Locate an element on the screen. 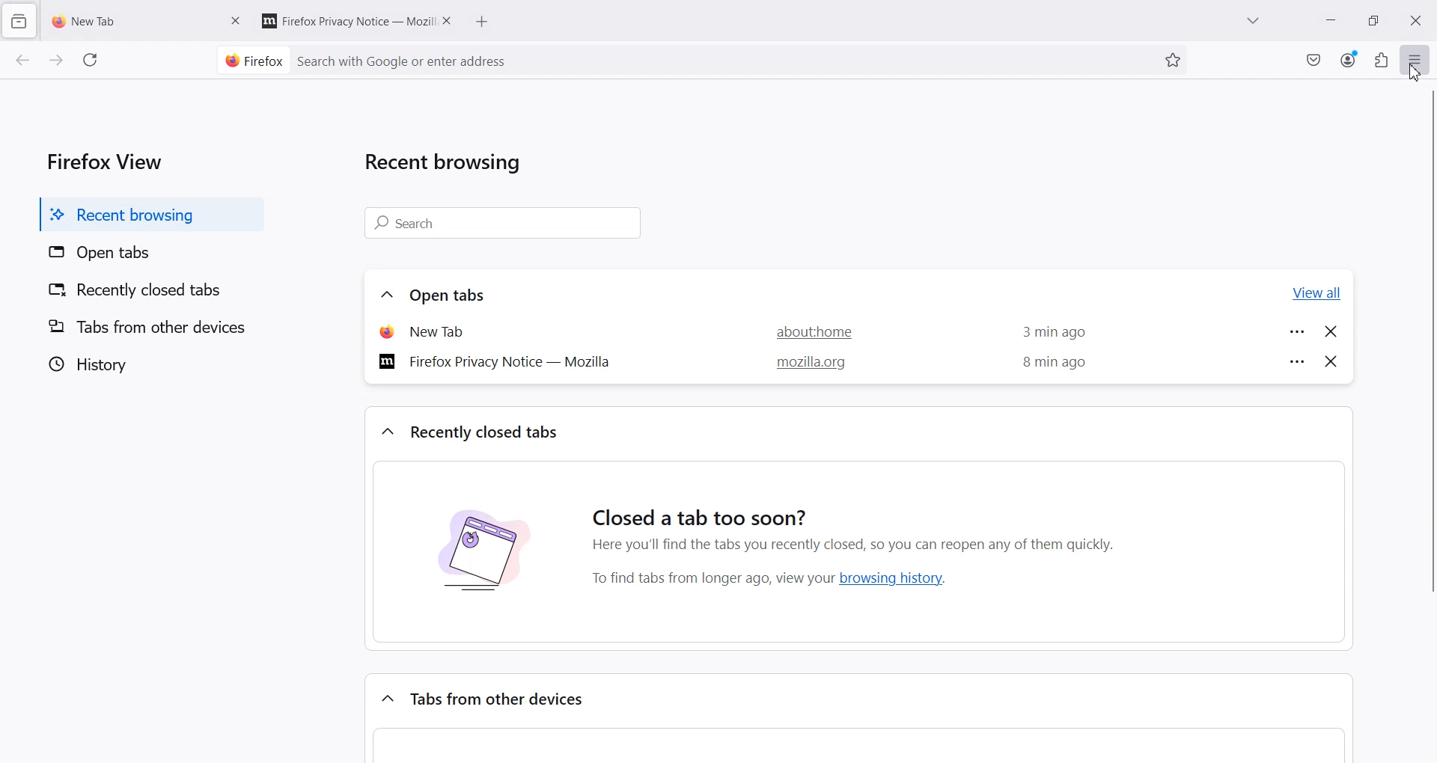  Open tabs is located at coordinates (451, 295).